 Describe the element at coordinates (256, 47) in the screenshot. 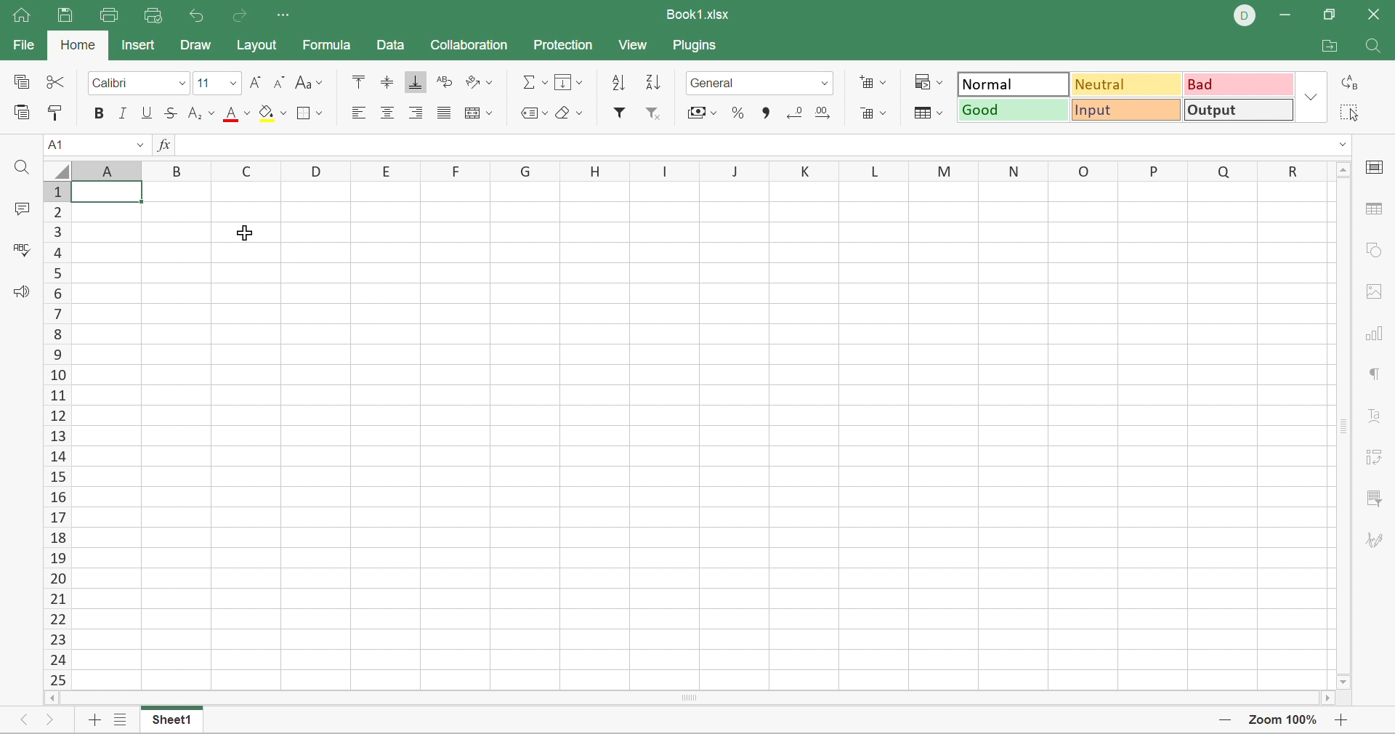

I see `Layout` at that location.